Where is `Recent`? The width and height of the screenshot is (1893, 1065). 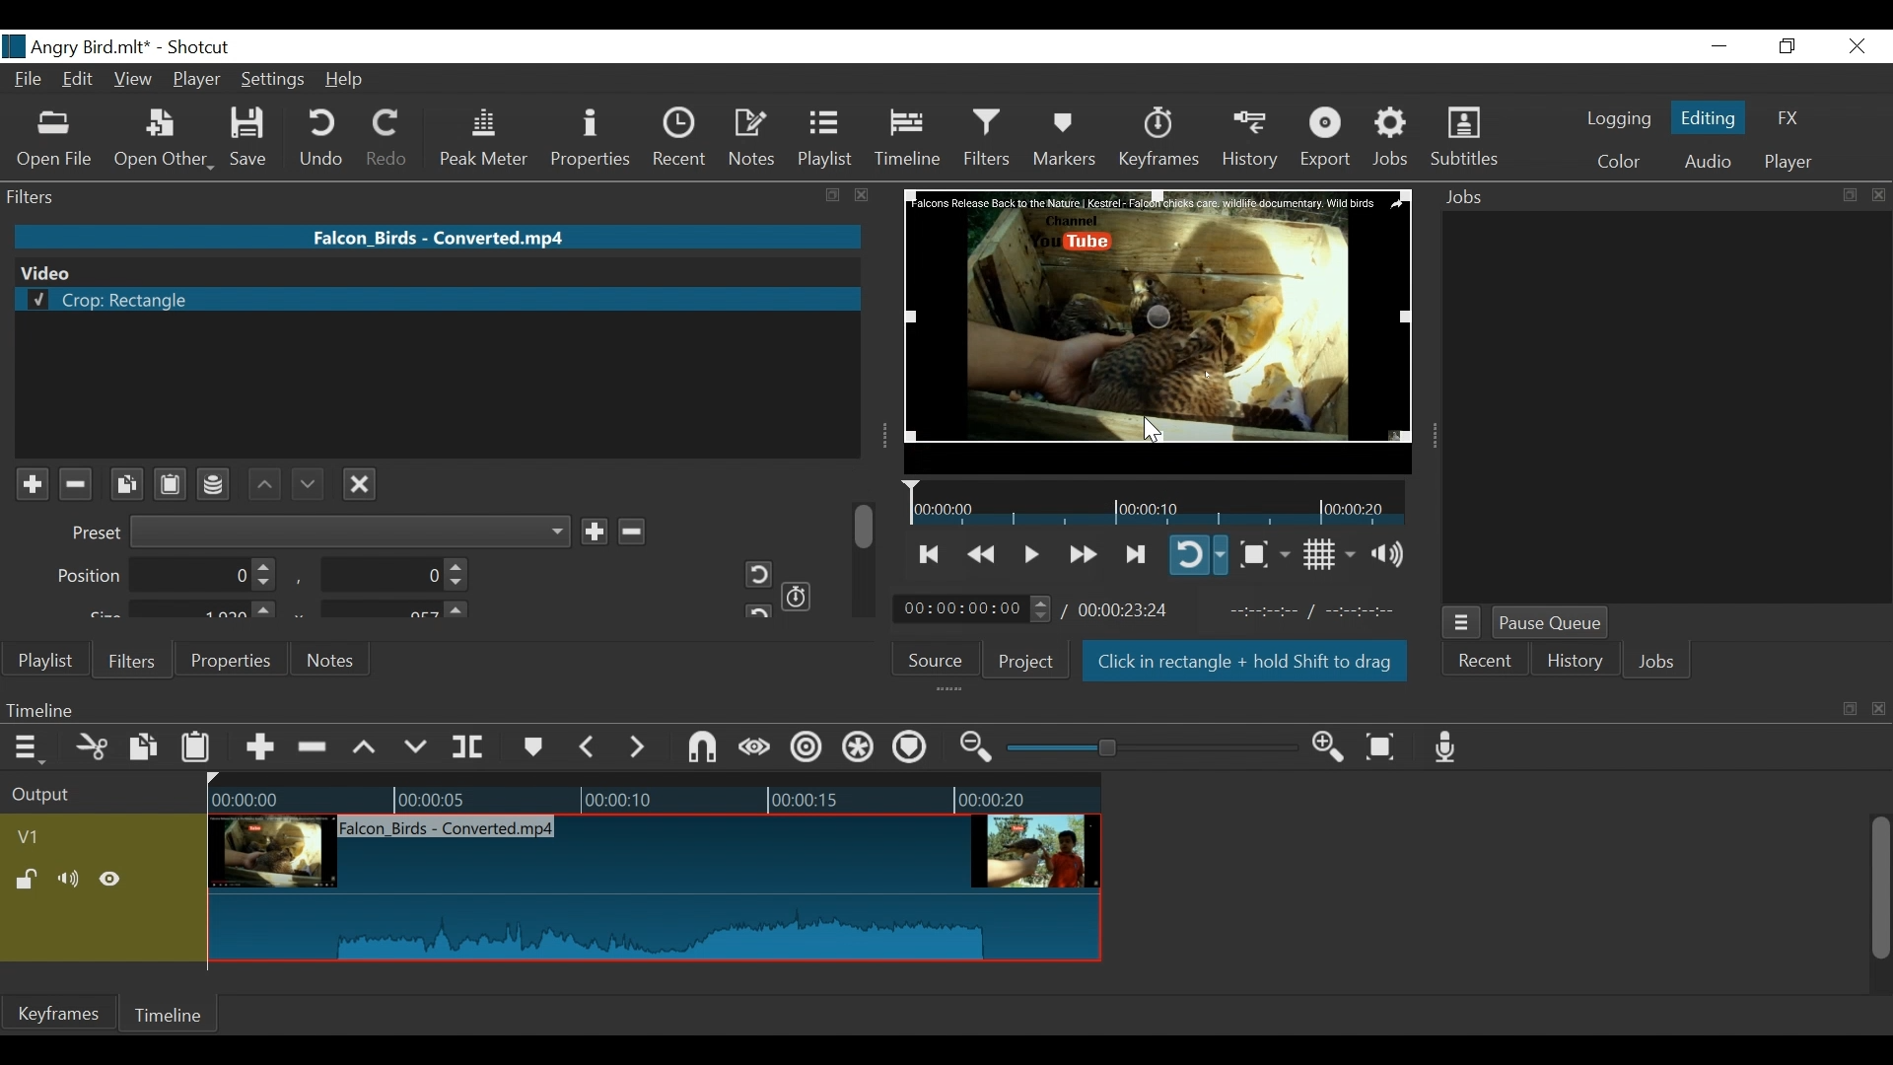
Recent is located at coordinates (1483, 664).